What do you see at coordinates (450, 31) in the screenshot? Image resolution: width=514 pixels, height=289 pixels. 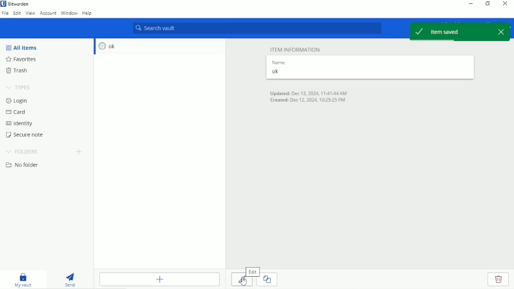 I see `Item saved` at bounding box center [450, 31].